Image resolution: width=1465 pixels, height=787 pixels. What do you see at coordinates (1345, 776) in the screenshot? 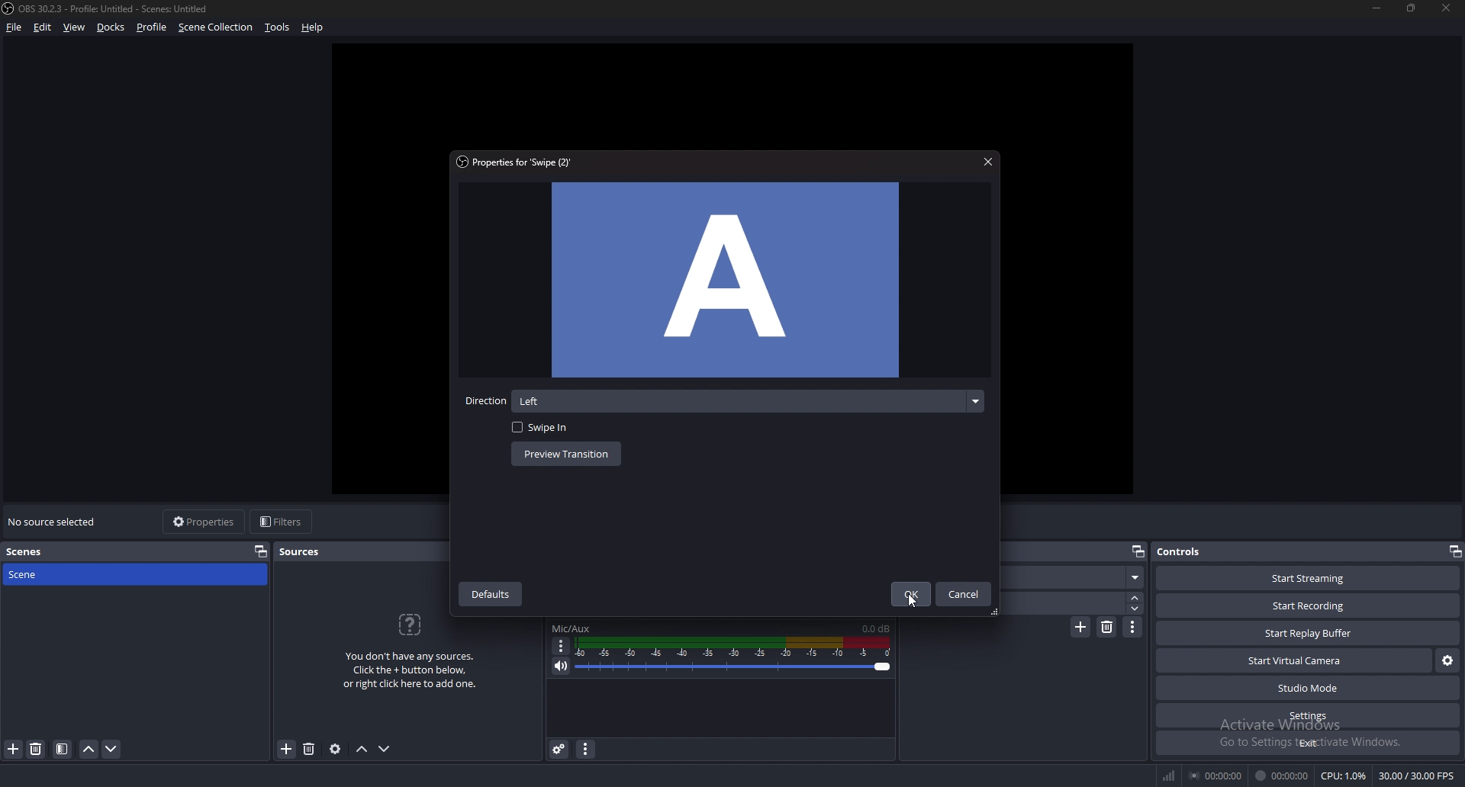
I see `CPU: 0.7%` at bounding box center [1345, 776].